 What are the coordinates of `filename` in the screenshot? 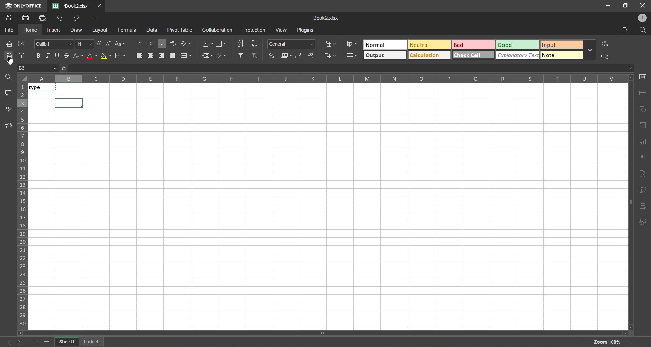 It's located at (328, 19).